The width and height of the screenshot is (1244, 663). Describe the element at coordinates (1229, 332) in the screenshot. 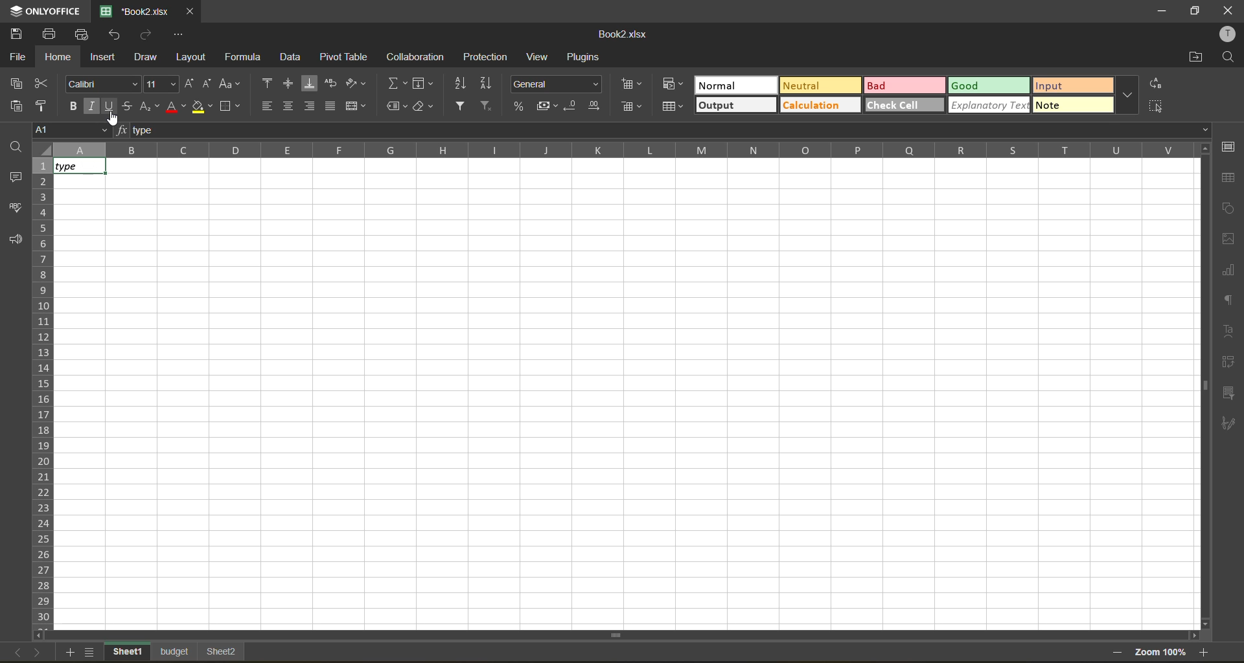

I see `text` at that location.